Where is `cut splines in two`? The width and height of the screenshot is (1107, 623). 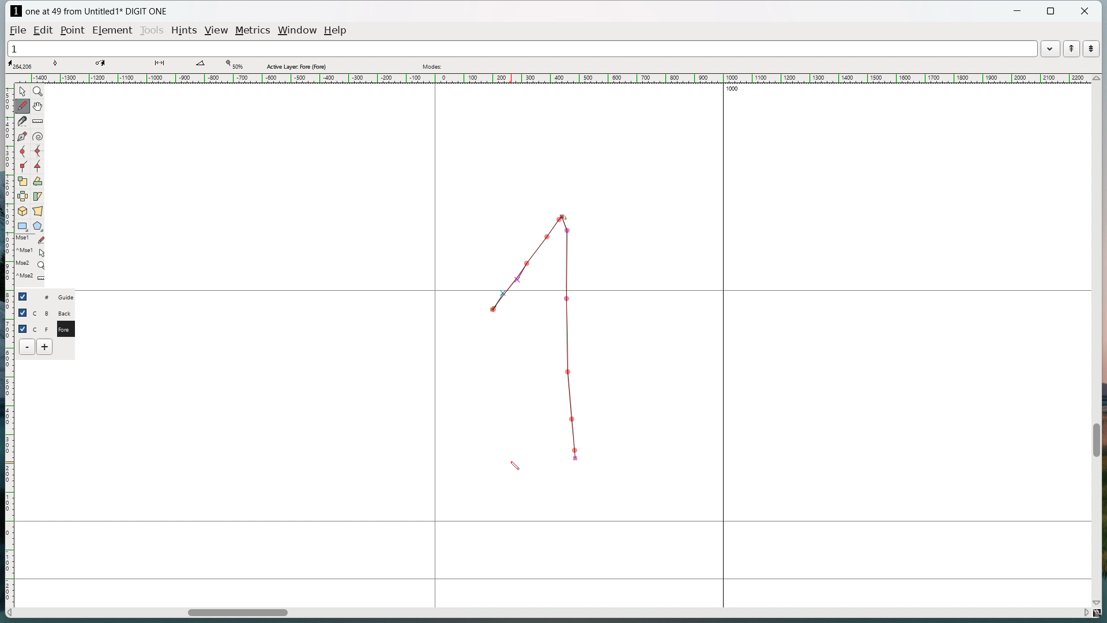 cut splines in two is located at coordinates (23, 121).